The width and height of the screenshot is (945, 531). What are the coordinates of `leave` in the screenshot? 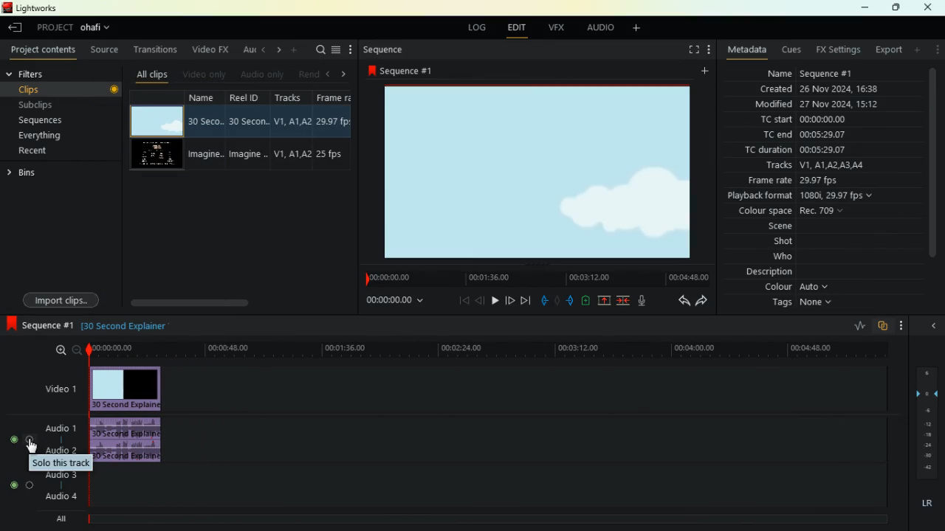 It's located at (16, 27).